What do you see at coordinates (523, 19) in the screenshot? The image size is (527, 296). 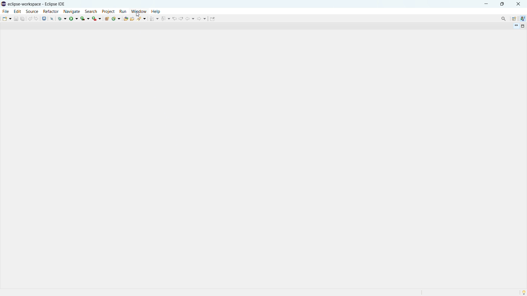 I see `java` at bounding box center [523, 19].